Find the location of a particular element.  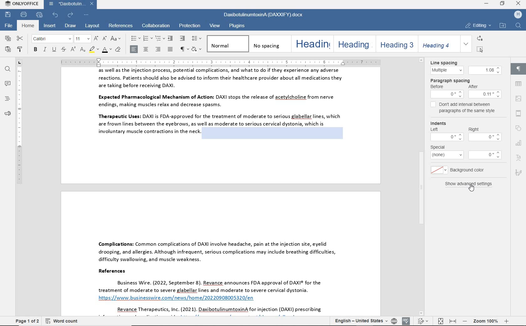

copy is located at coordinates (8, 39).